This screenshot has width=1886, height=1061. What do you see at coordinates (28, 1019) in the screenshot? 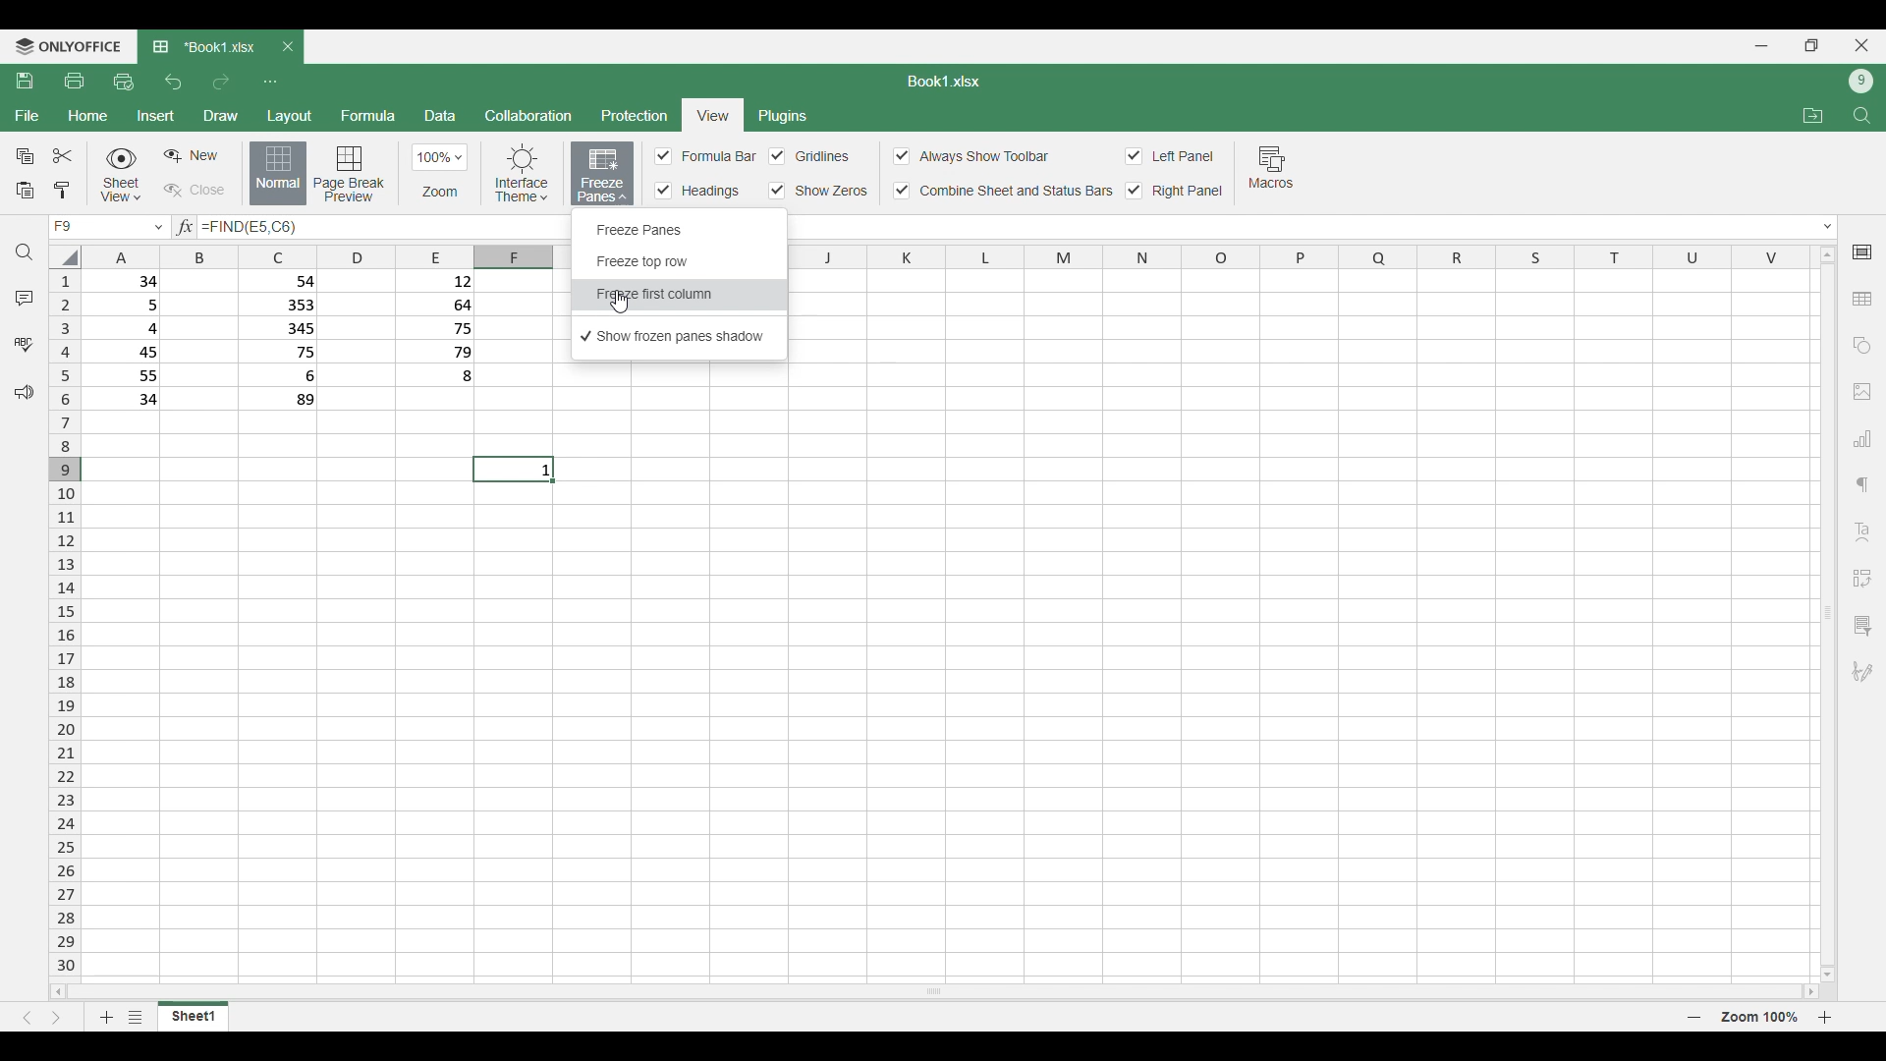
I see `Previous` at bounding box center [28, 1019].